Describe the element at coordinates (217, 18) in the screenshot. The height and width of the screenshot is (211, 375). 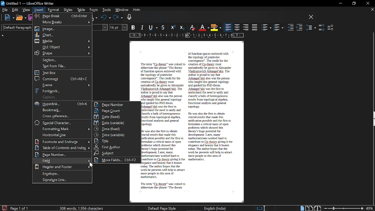
I see `VOice input` at that location.